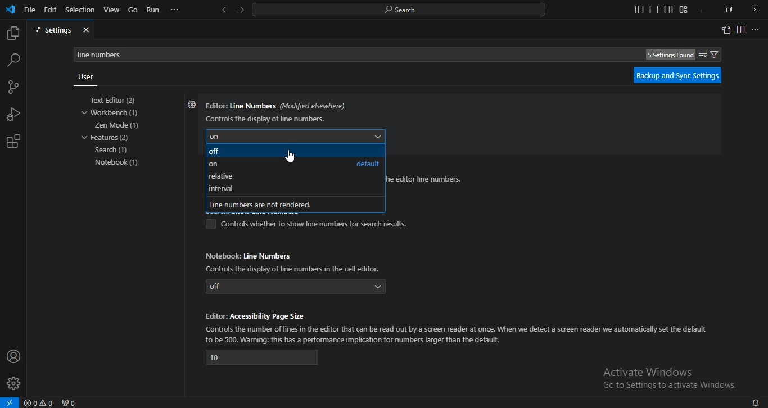 Image resolution: width=768 pixels, height=408 pixels. Describe the element at coordinates (668, 10) in the screenshot. I see `toggle secondary sidebar` at that location.